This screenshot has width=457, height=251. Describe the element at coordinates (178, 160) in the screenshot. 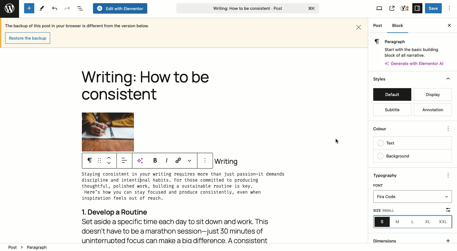

I see `Link` at that location.